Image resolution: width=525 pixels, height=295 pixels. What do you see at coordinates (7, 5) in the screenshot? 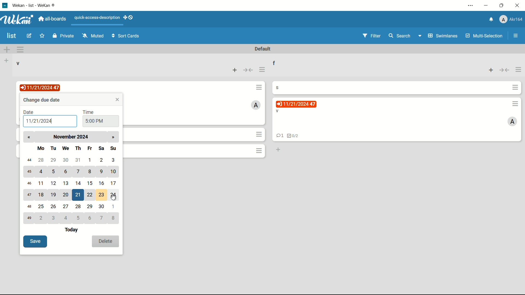
I see `wekan icon` at bounding box center [7, 5].